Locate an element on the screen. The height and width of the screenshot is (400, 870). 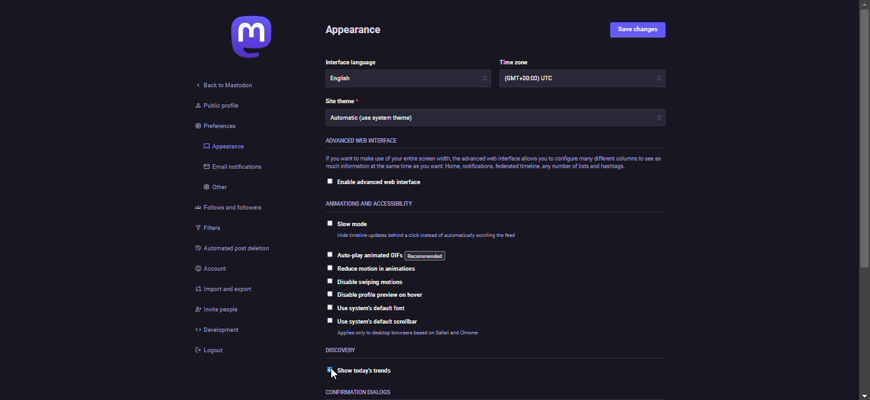
cursor is located at coordinates (335, 376).